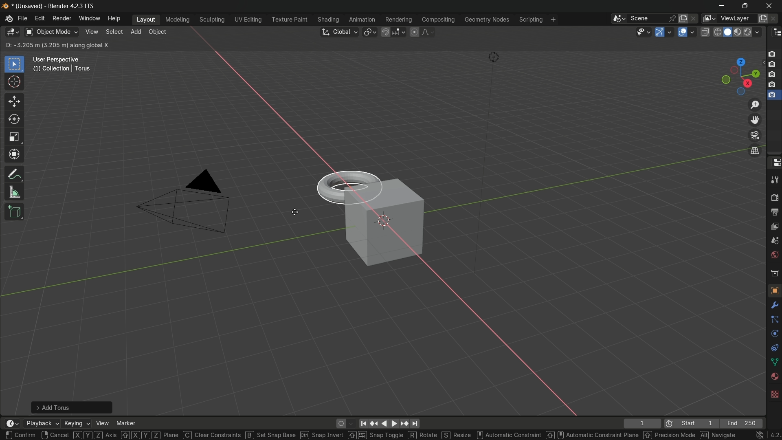 The width and height of the screenshot is (782, 440). I want to click on cursor, so click(294, 212).